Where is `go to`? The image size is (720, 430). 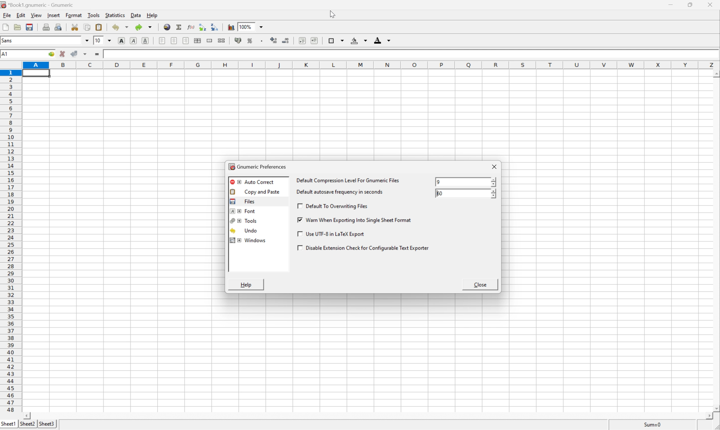 go to is located at coordinates (51, 54).